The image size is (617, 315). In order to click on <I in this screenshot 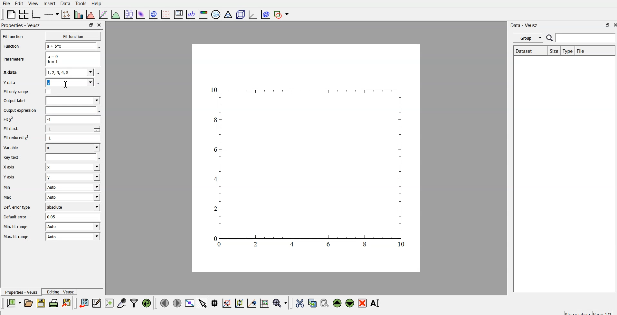, I will do `click(72, 148)`.